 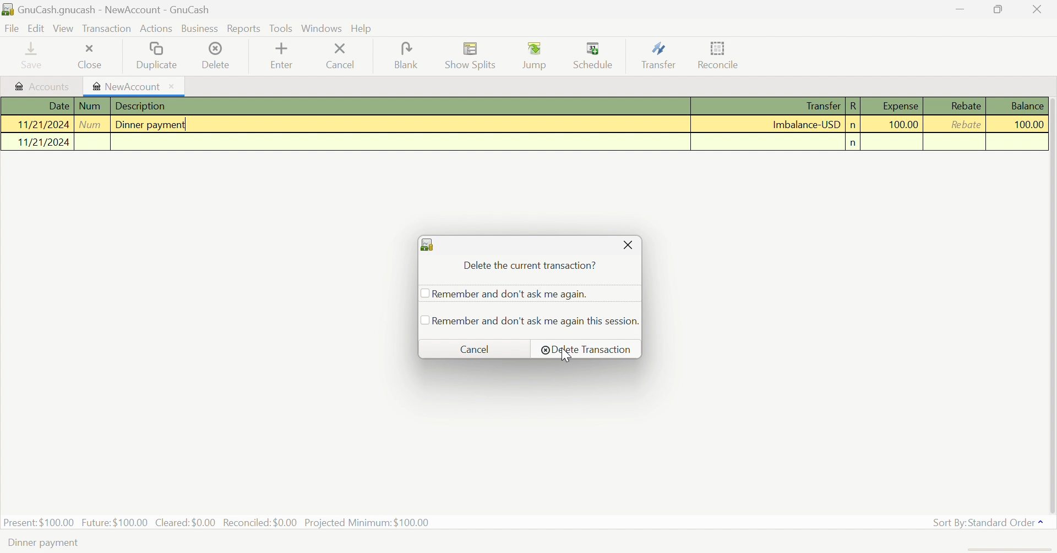 I want to click on Reconciled: $0.00, so click(x=260, y=523).